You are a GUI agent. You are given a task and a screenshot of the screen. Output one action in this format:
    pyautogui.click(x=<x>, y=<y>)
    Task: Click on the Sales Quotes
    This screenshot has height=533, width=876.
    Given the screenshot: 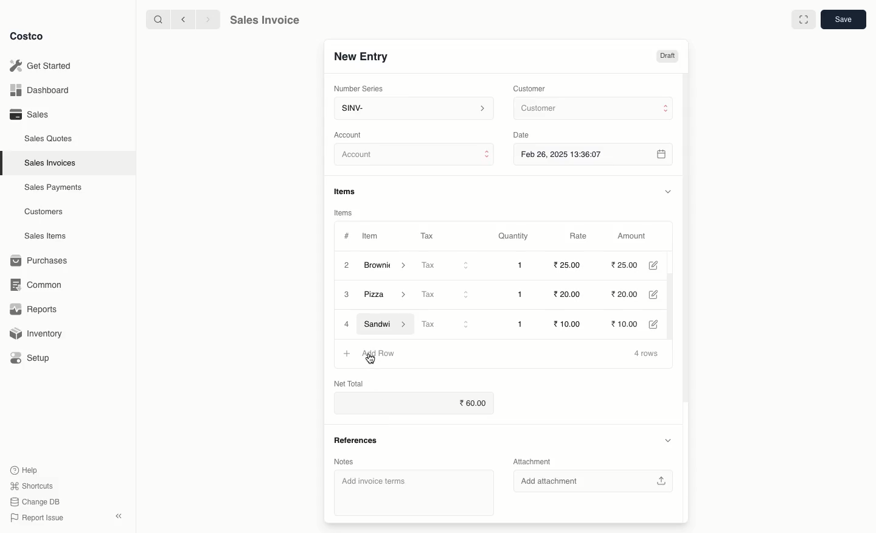 What is the action you would take?
    pyautogui.click(x=50, y=138)
    